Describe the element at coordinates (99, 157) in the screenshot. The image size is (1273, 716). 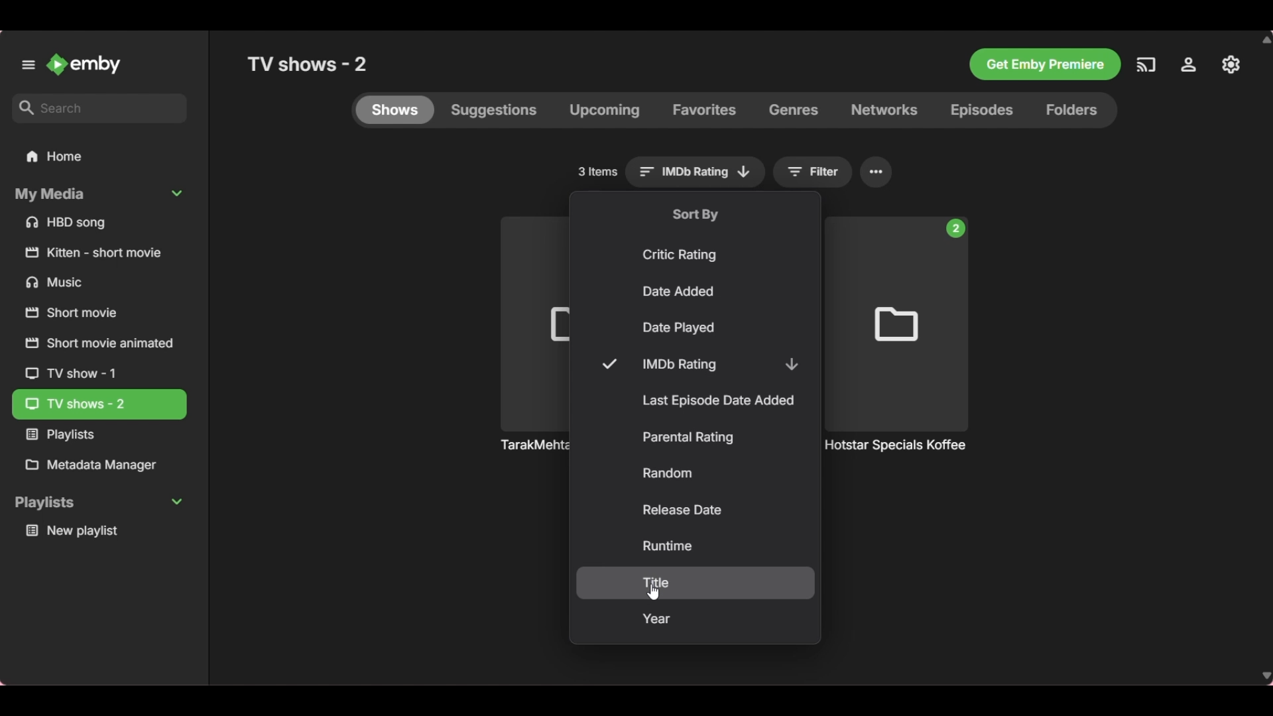
I see `Home folder, current selection highlighted` at that location.